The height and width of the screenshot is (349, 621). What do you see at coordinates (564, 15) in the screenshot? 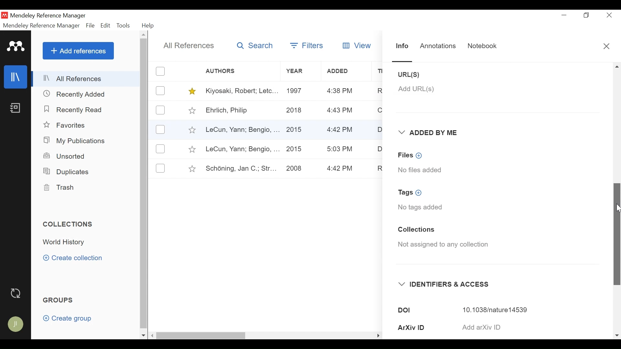
I see `minimize` at bounding box center [564, 15].